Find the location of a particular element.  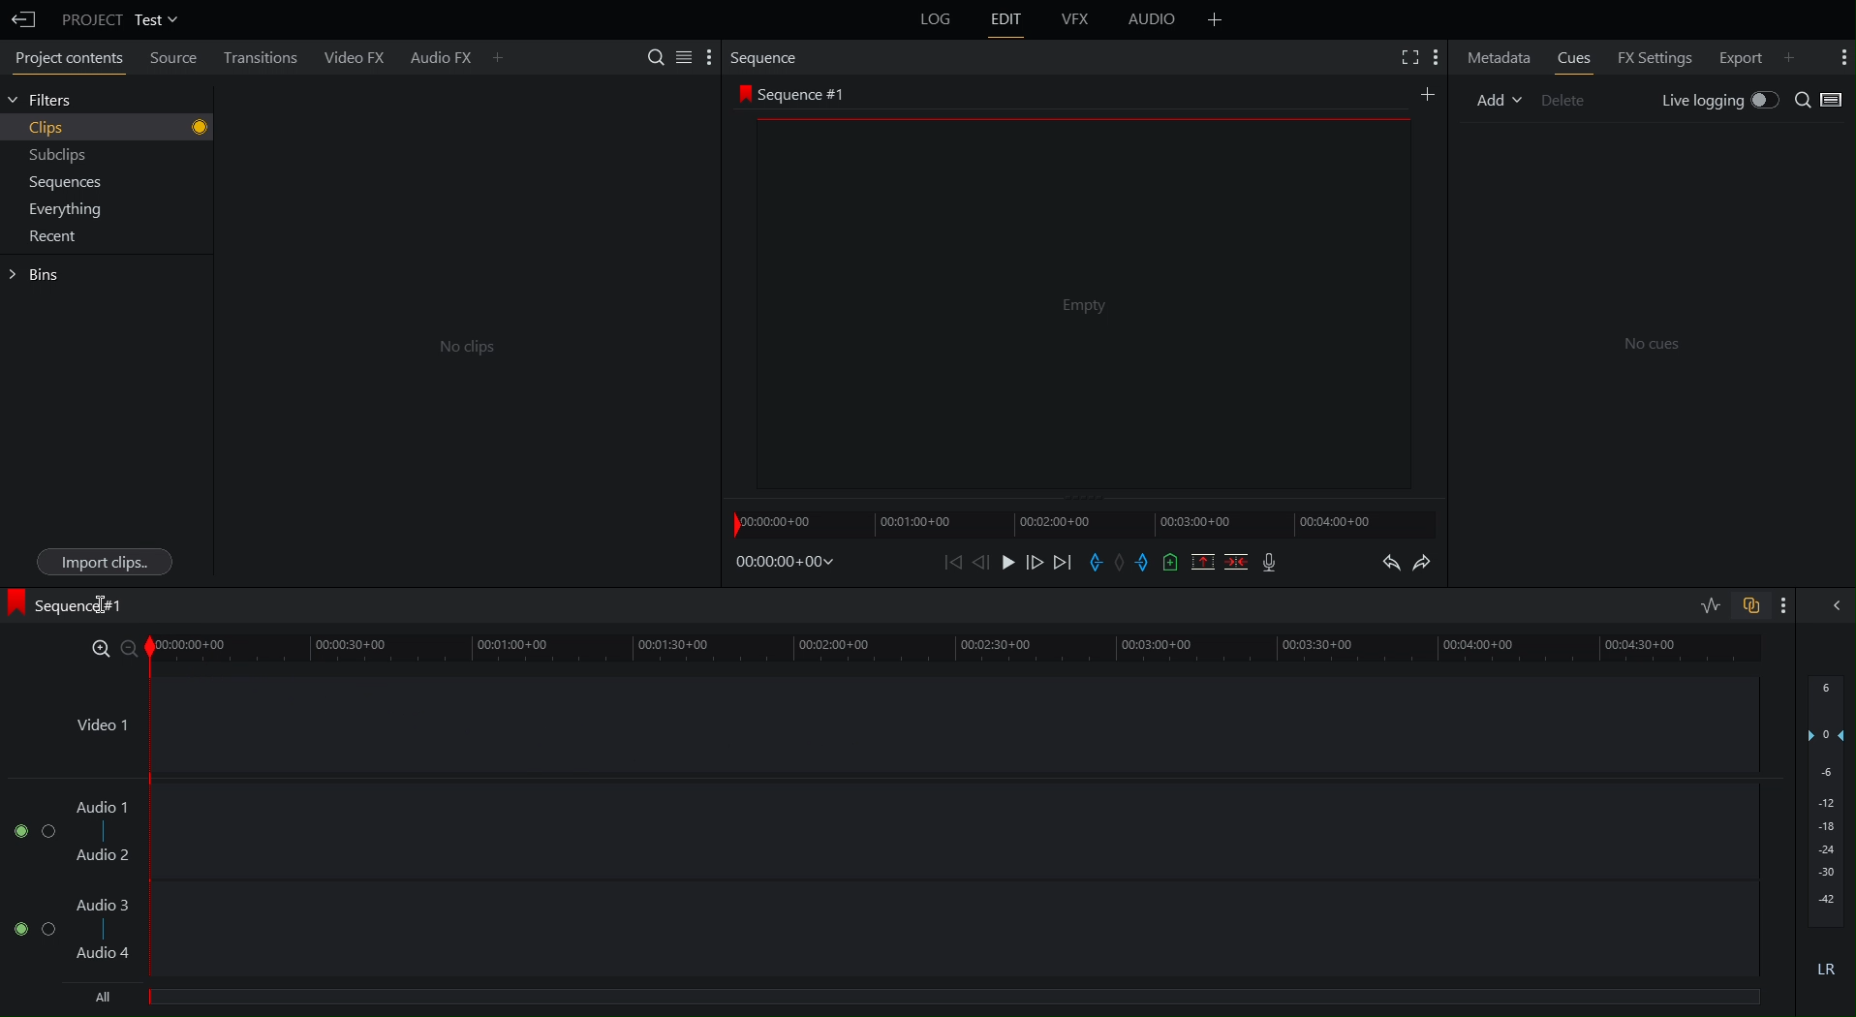

Toggle audio levels editing is located at coordinates (1705, 603).